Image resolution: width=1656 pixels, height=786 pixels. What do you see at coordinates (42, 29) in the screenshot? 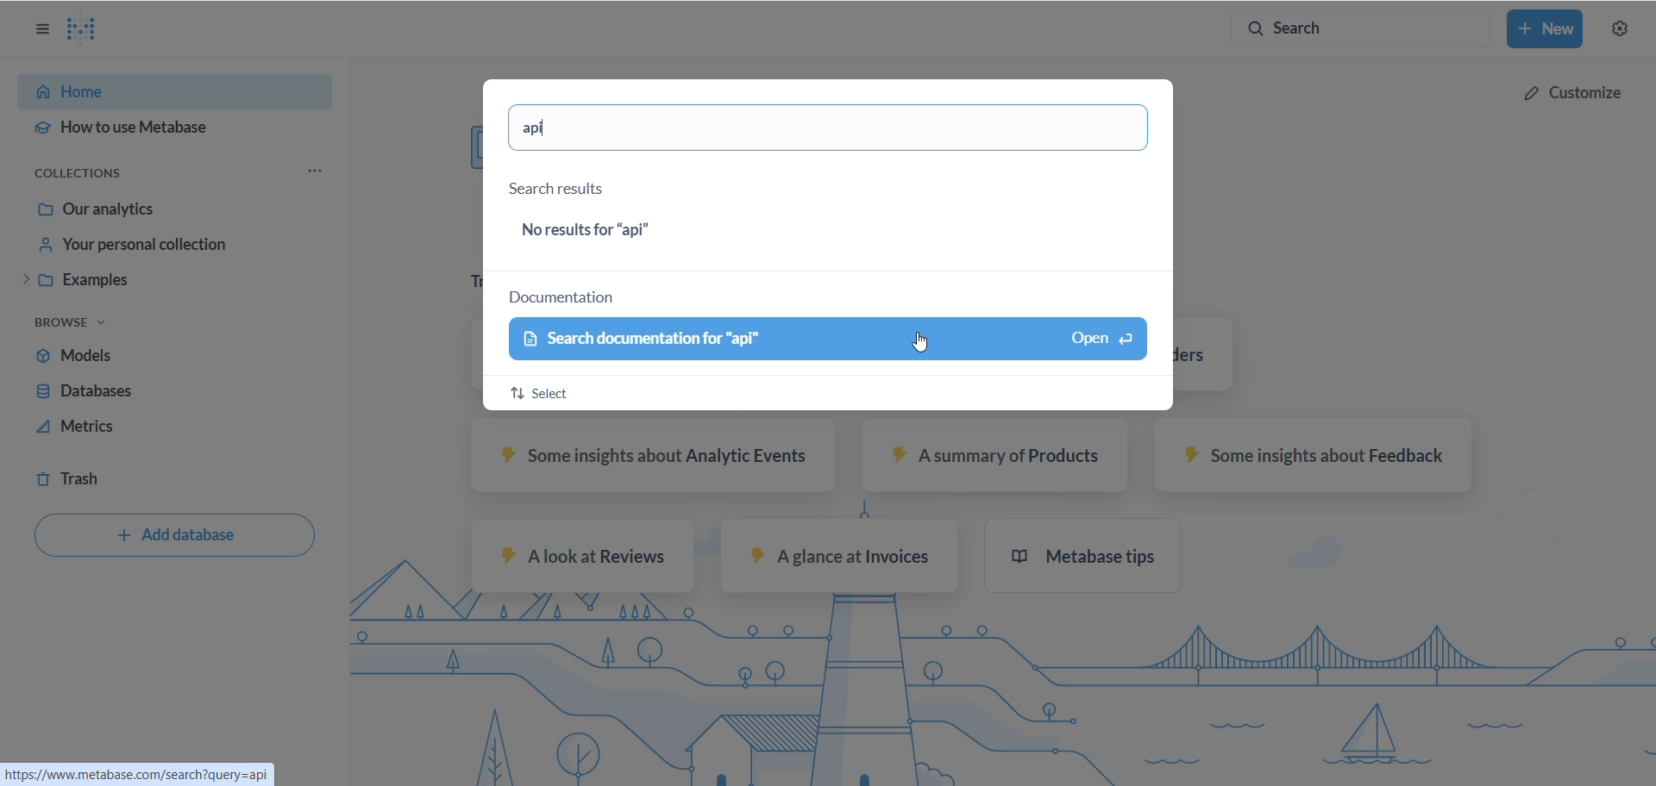
I see `OPTIONS` at bounding box center [42, 29].